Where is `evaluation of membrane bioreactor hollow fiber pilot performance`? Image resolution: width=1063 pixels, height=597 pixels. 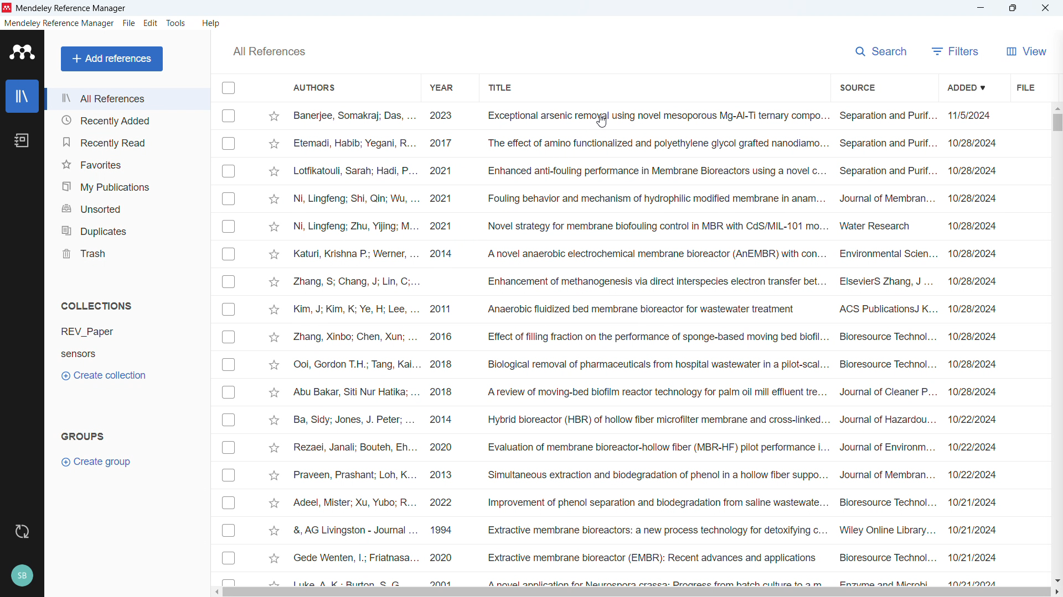 evaluation of membrane bioreactor hollow fiber pilot performance is located at coordinates (656, 448).